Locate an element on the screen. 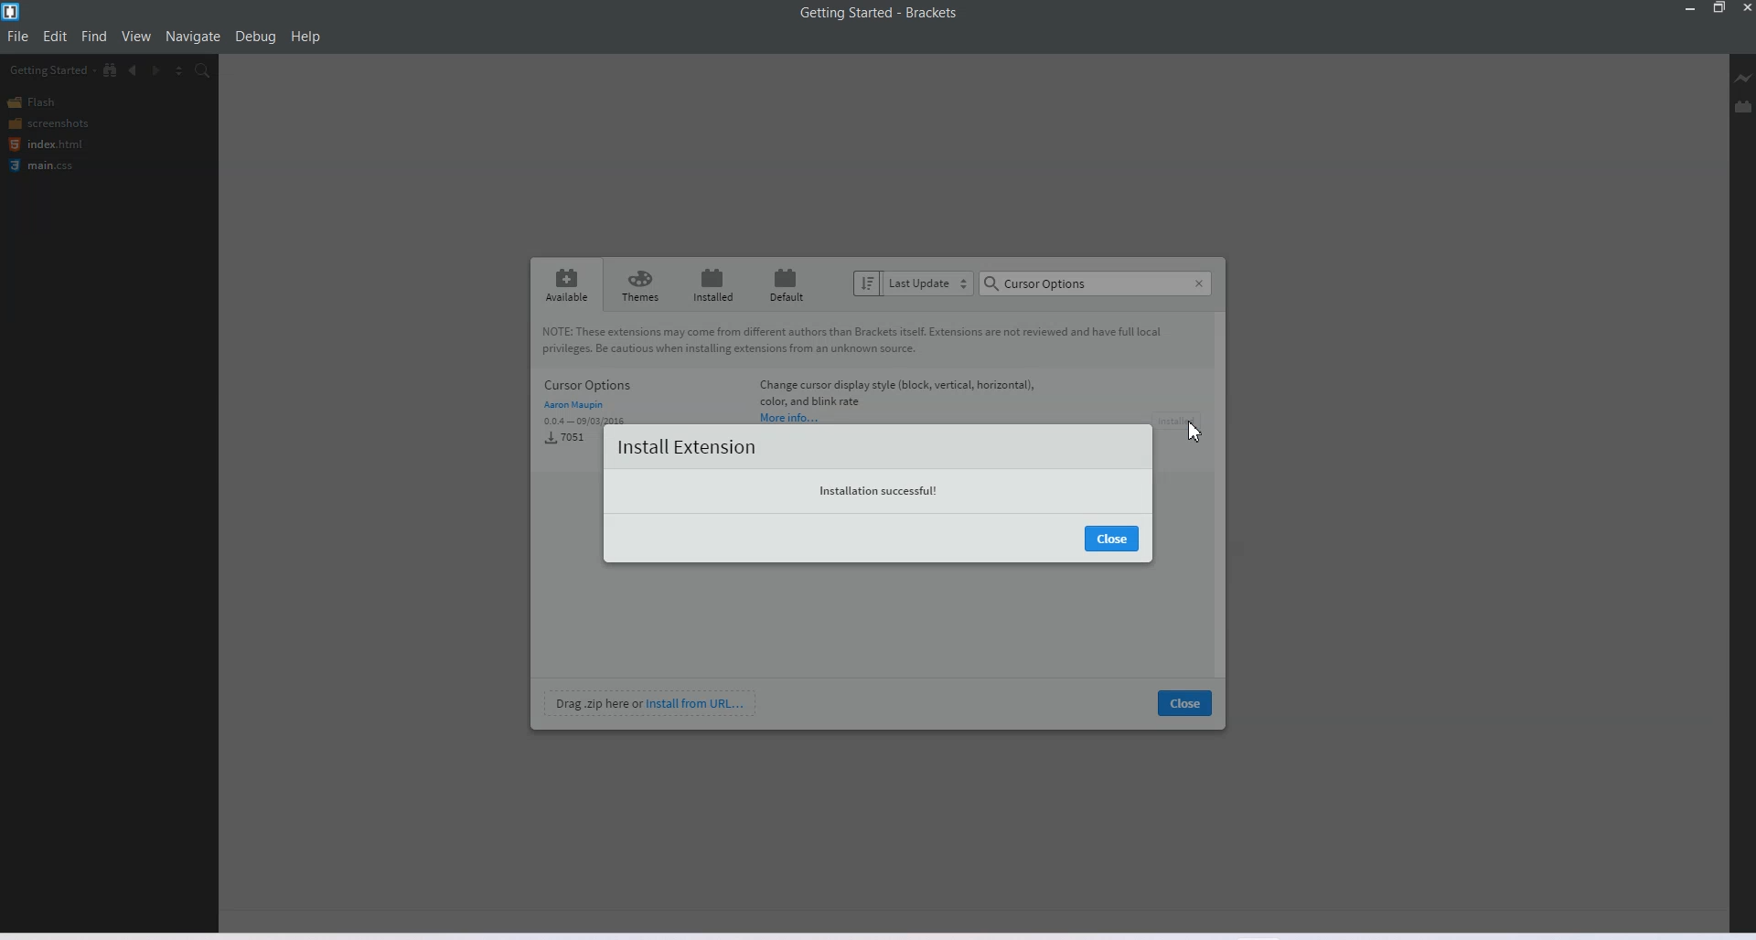 The image size is (1756, 940). cursor options is located at coordinates (638, 386).